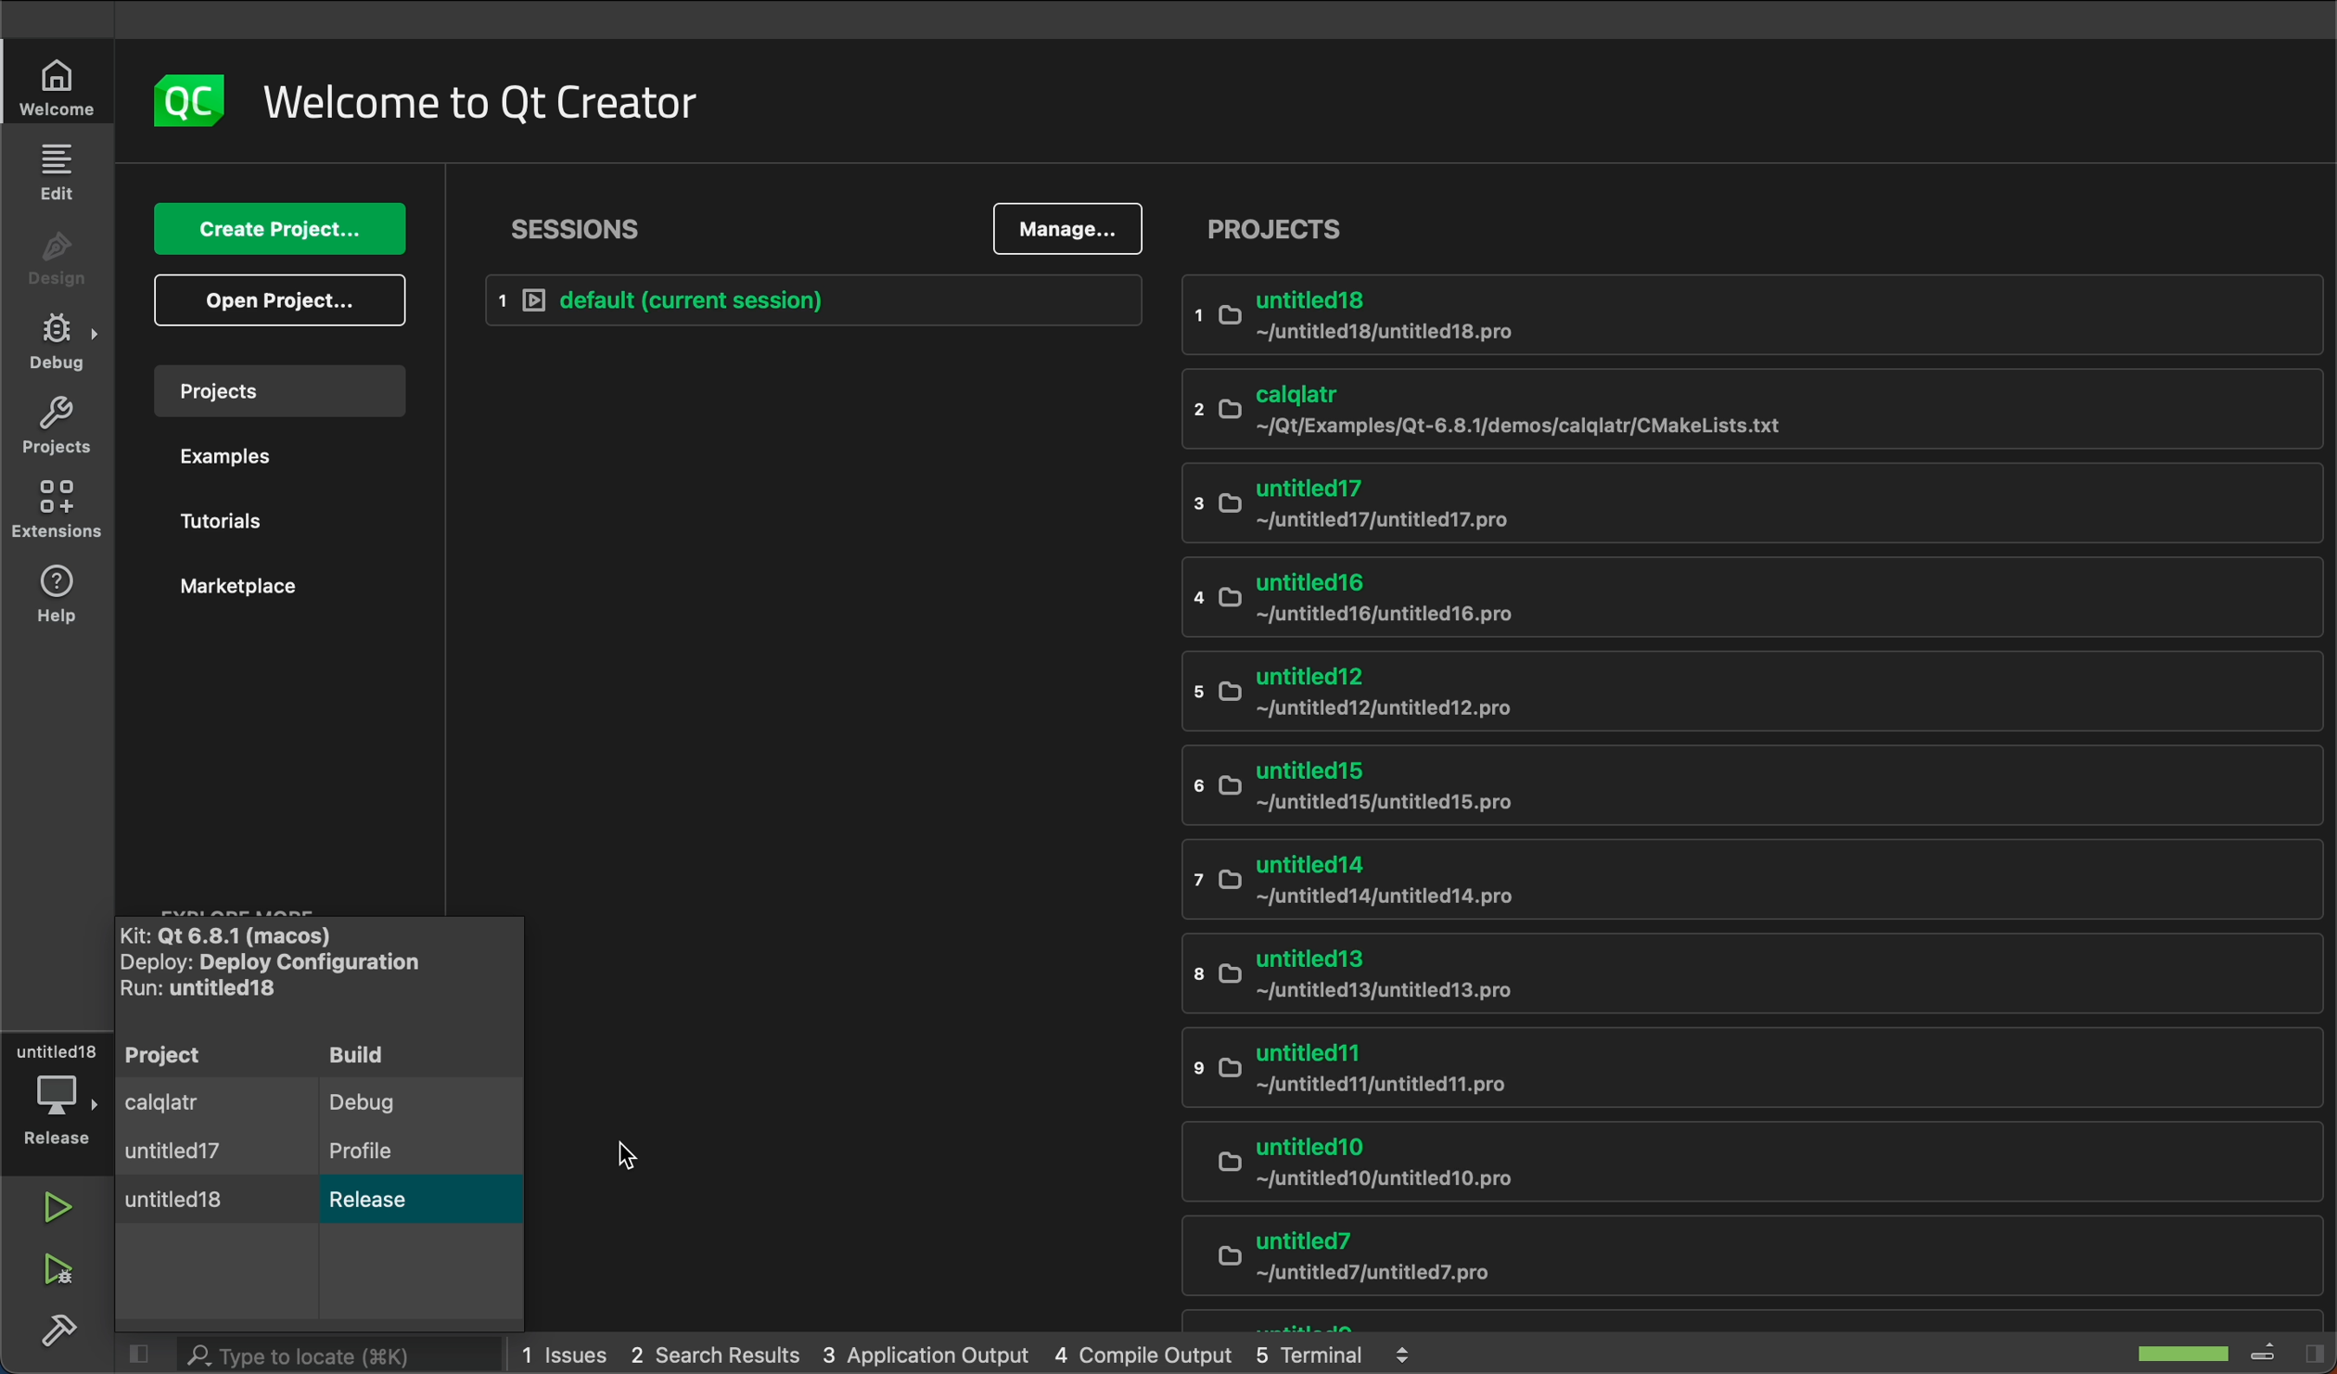 The height and width of the screenshot is (1374, 2337). Describe the element at coordinates (1627, 321) in the screenshot. I see `untitled18` at that location.